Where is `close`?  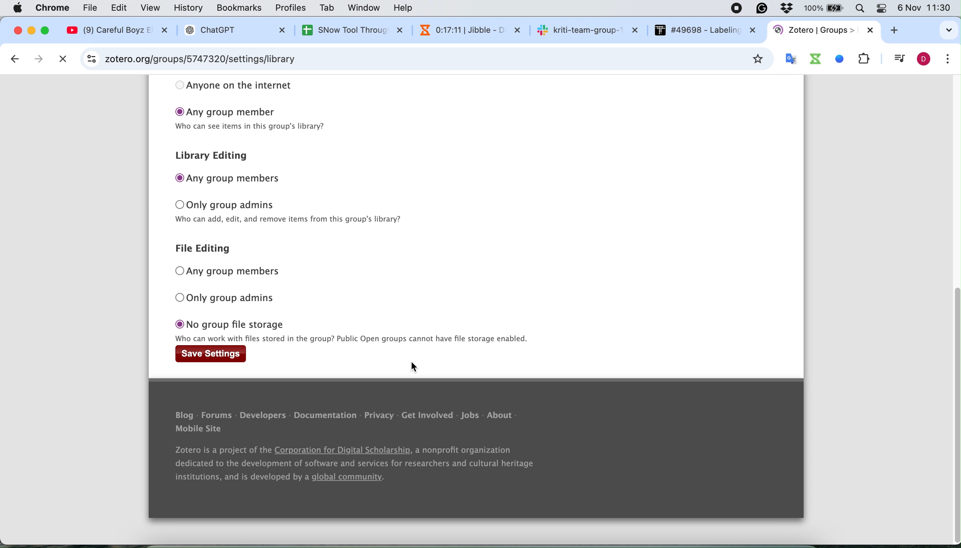 close is located at coordinates (17, 30).